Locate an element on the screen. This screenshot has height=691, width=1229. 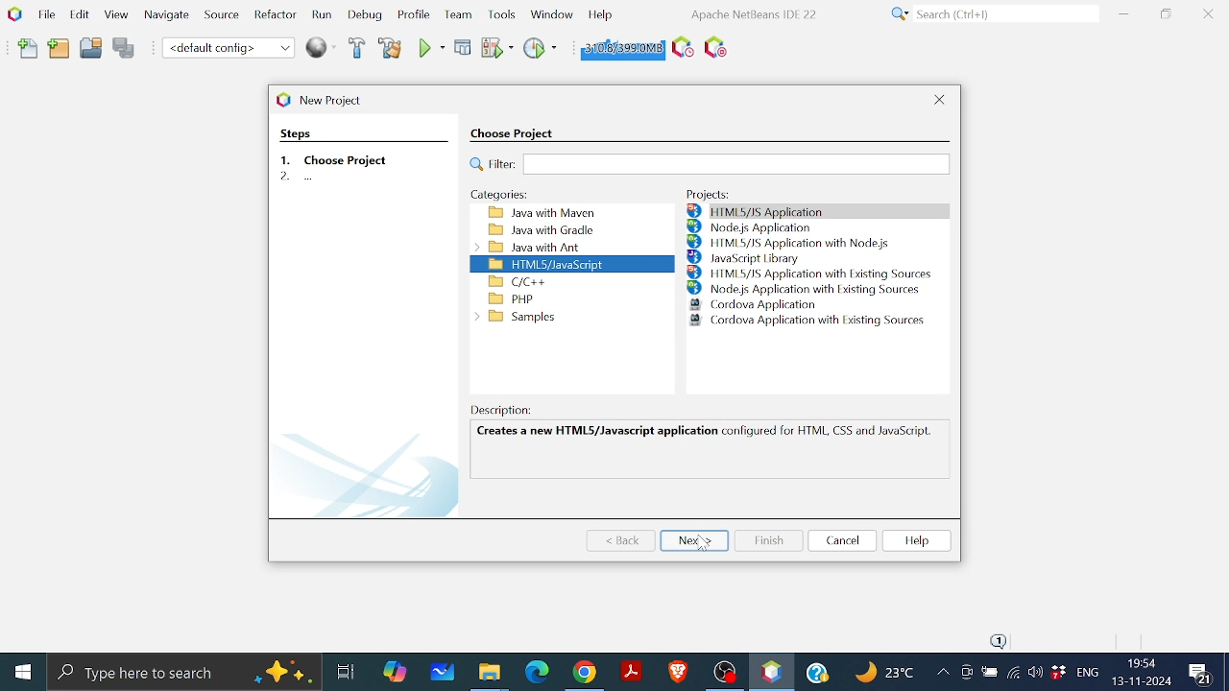
Minimize is located at coordinates (1123, 13).